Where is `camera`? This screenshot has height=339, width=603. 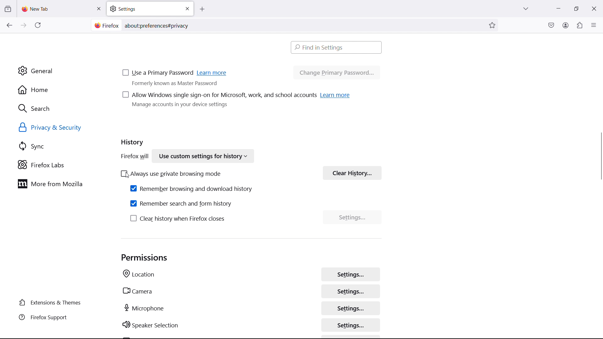
camera is located at coordinates (137, 291).